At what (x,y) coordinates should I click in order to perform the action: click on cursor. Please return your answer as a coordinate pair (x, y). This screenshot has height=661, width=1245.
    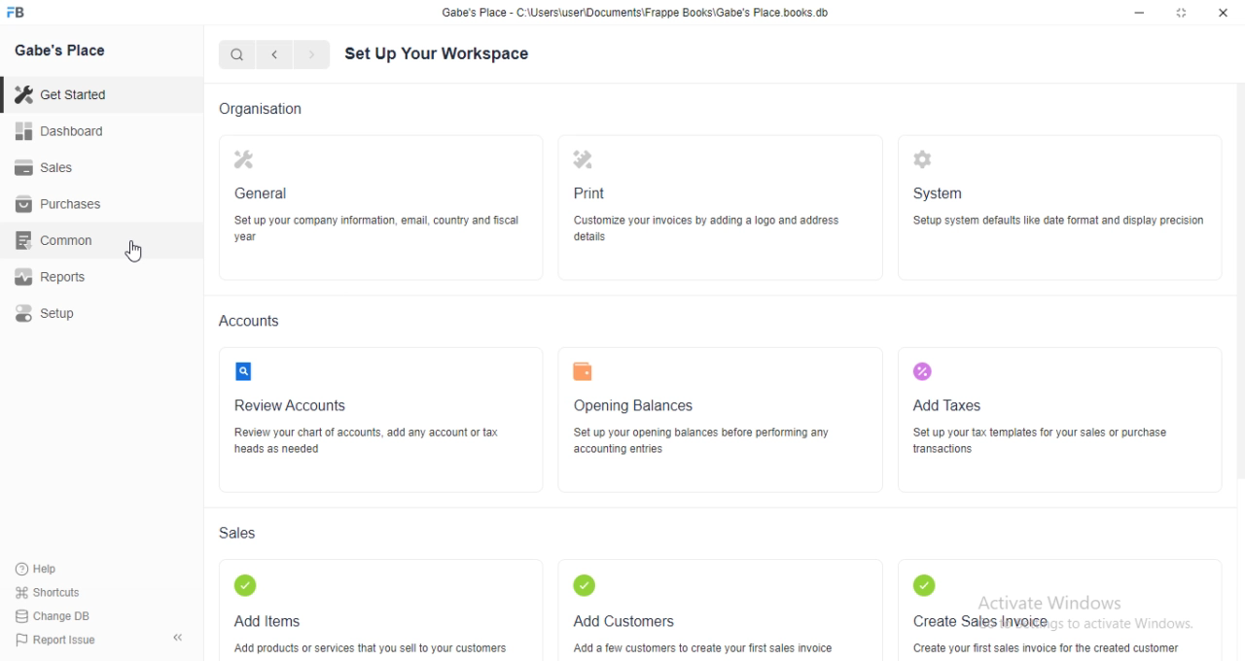
    Looking at the image, I should click on (133, 253).